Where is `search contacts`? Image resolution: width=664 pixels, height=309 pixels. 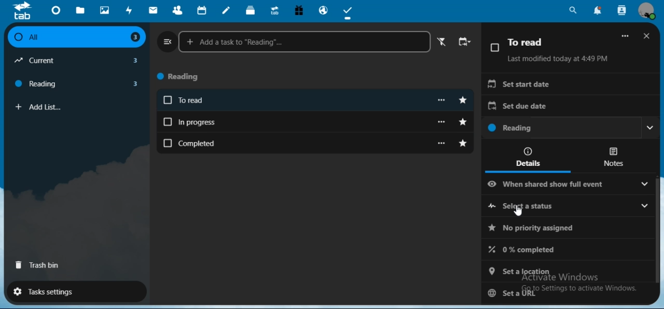 search contacts is located at coordinates (622, 9).